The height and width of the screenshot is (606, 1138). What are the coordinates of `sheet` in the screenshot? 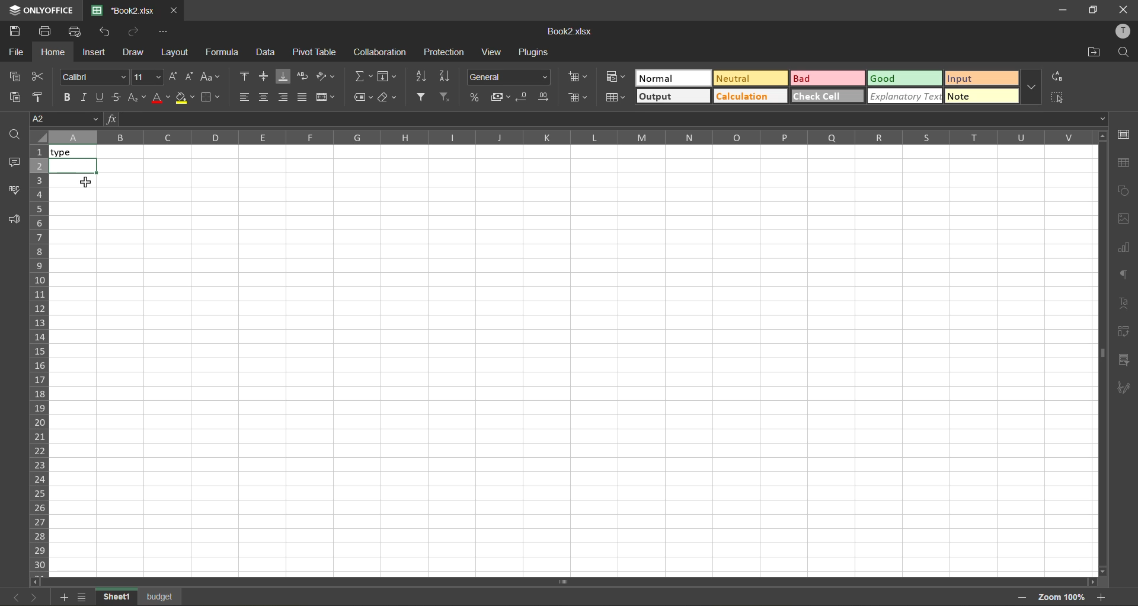 It's located at (160, 596).